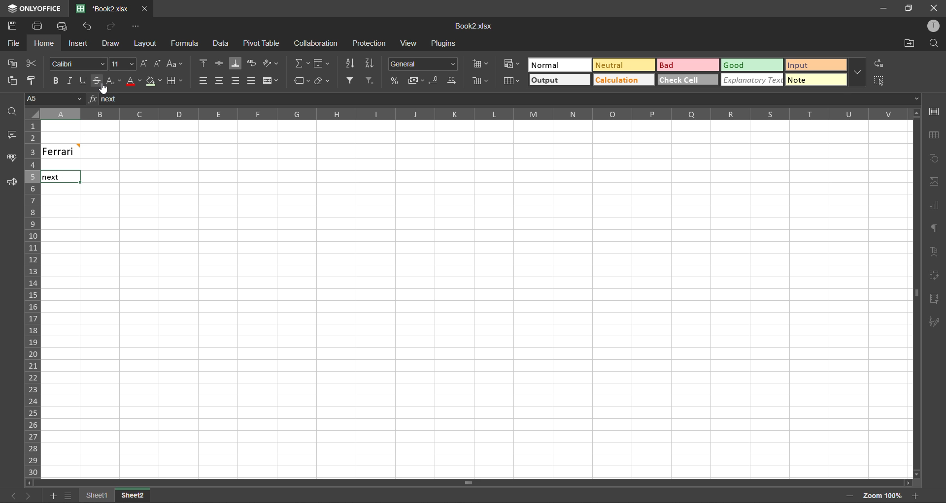  What do you see at coordinates (44, 43) in the screenshot?
I see `home` at bounding box center [44, 43].